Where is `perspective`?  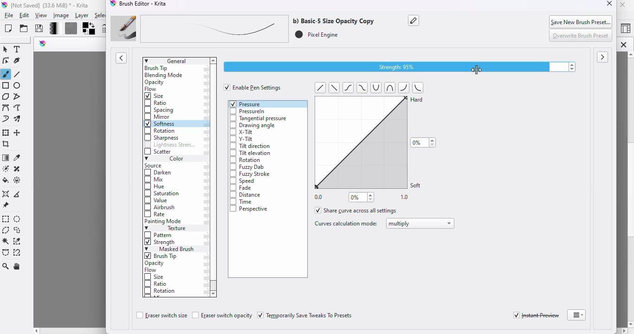
perspective is located at coordinates (249, 209).